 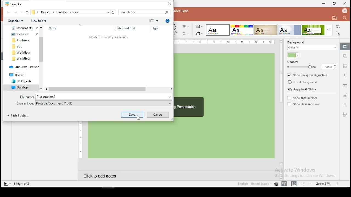 What do you see at coordinates (345, 47) in the screenshot?
I see `slide settings` at bounding box center [345, 47].